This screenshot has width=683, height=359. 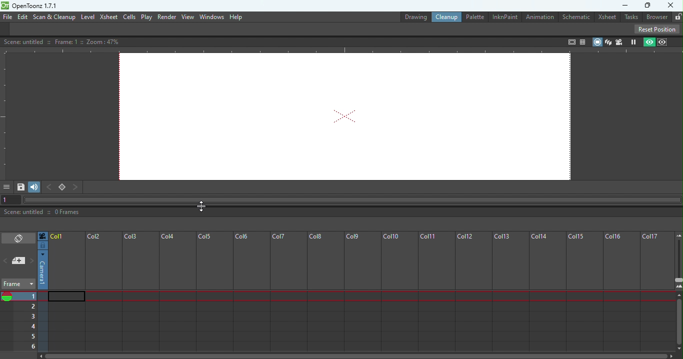 I want to click on Canvas, so click(x=346, y=117).